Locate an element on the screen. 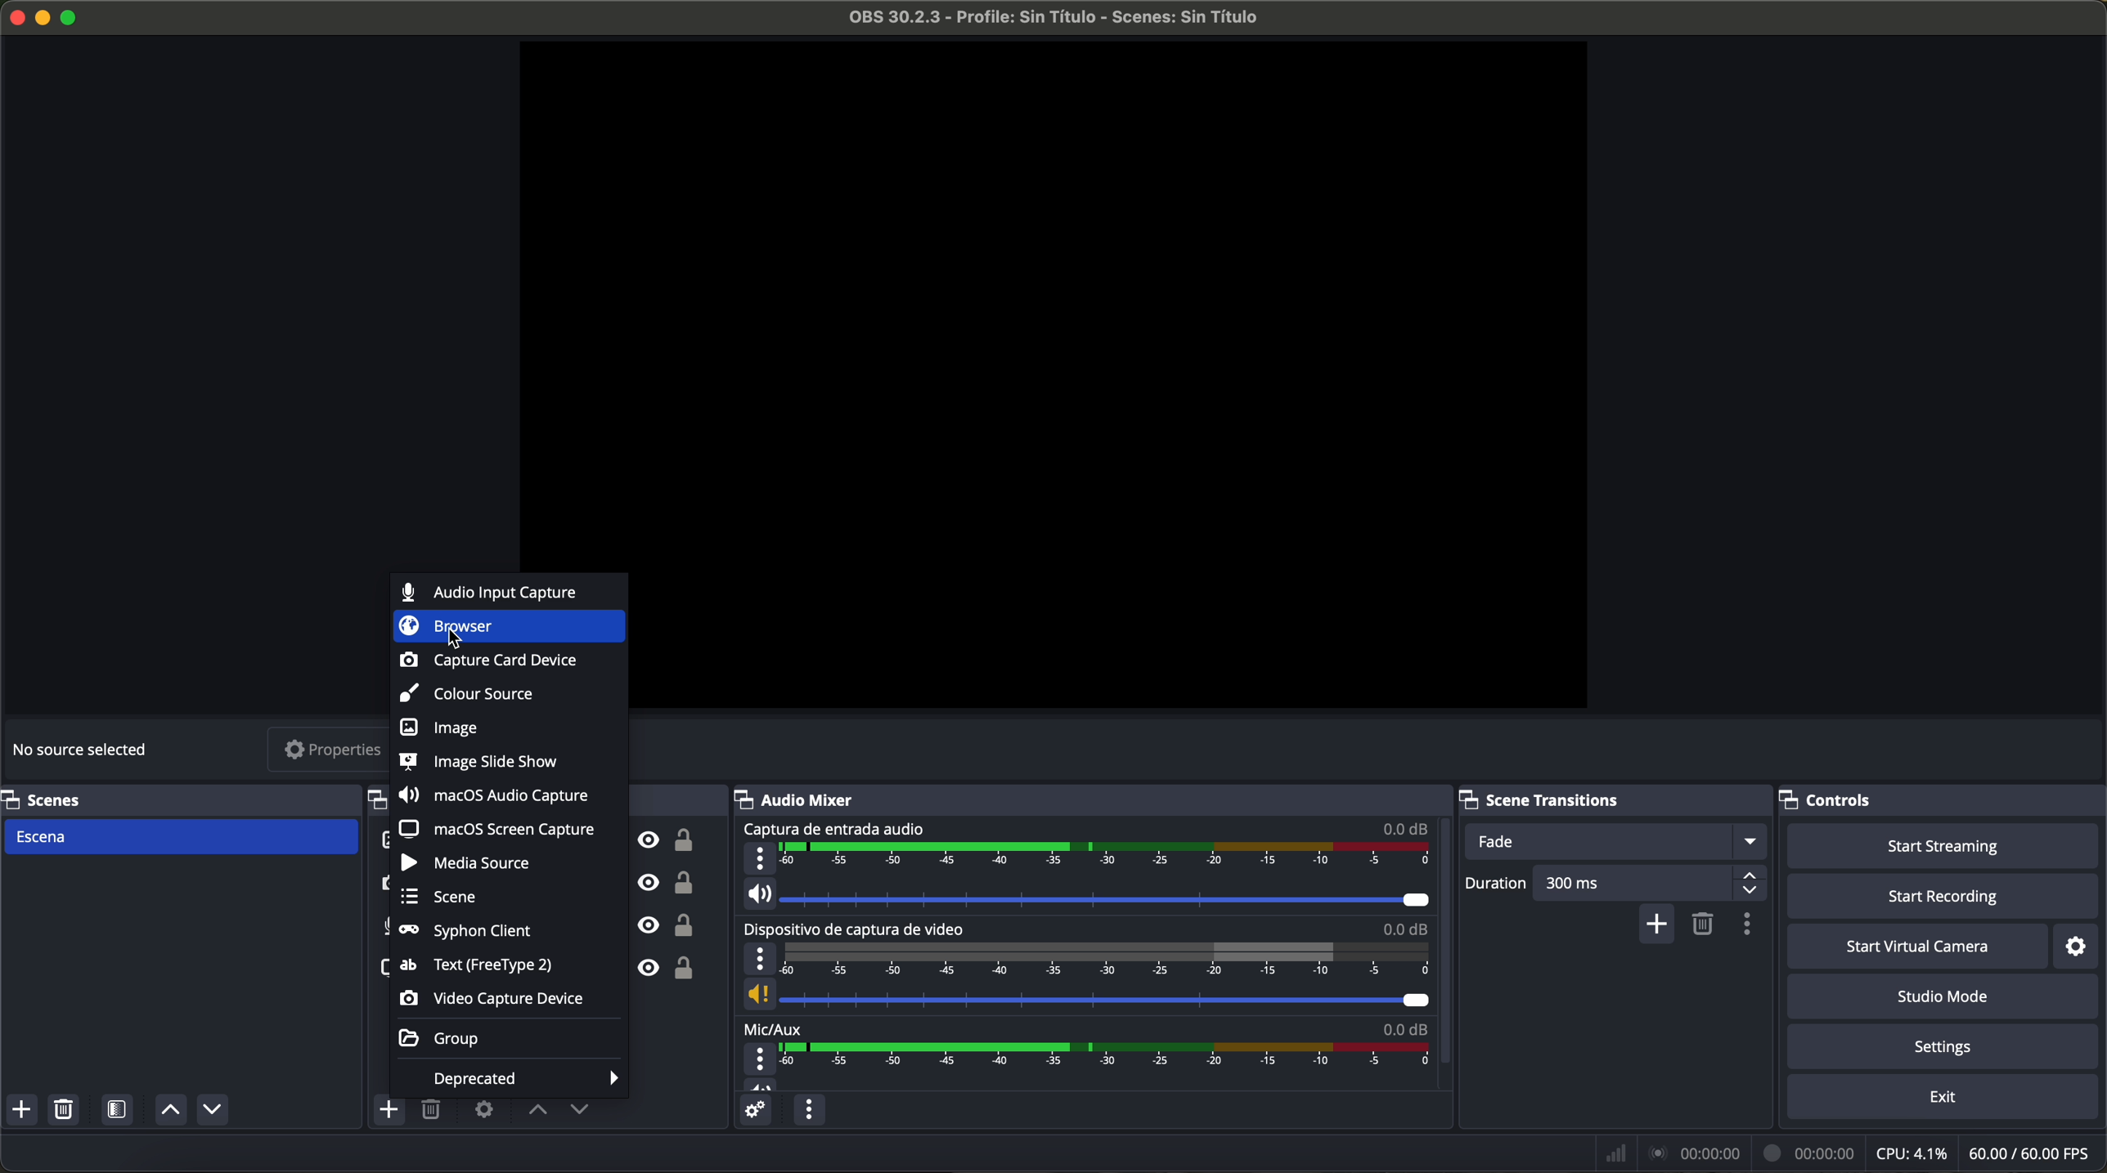 Image resolution: width=2107 pixels, height=1173 pixels. scene is located at coordinates (440, 899).